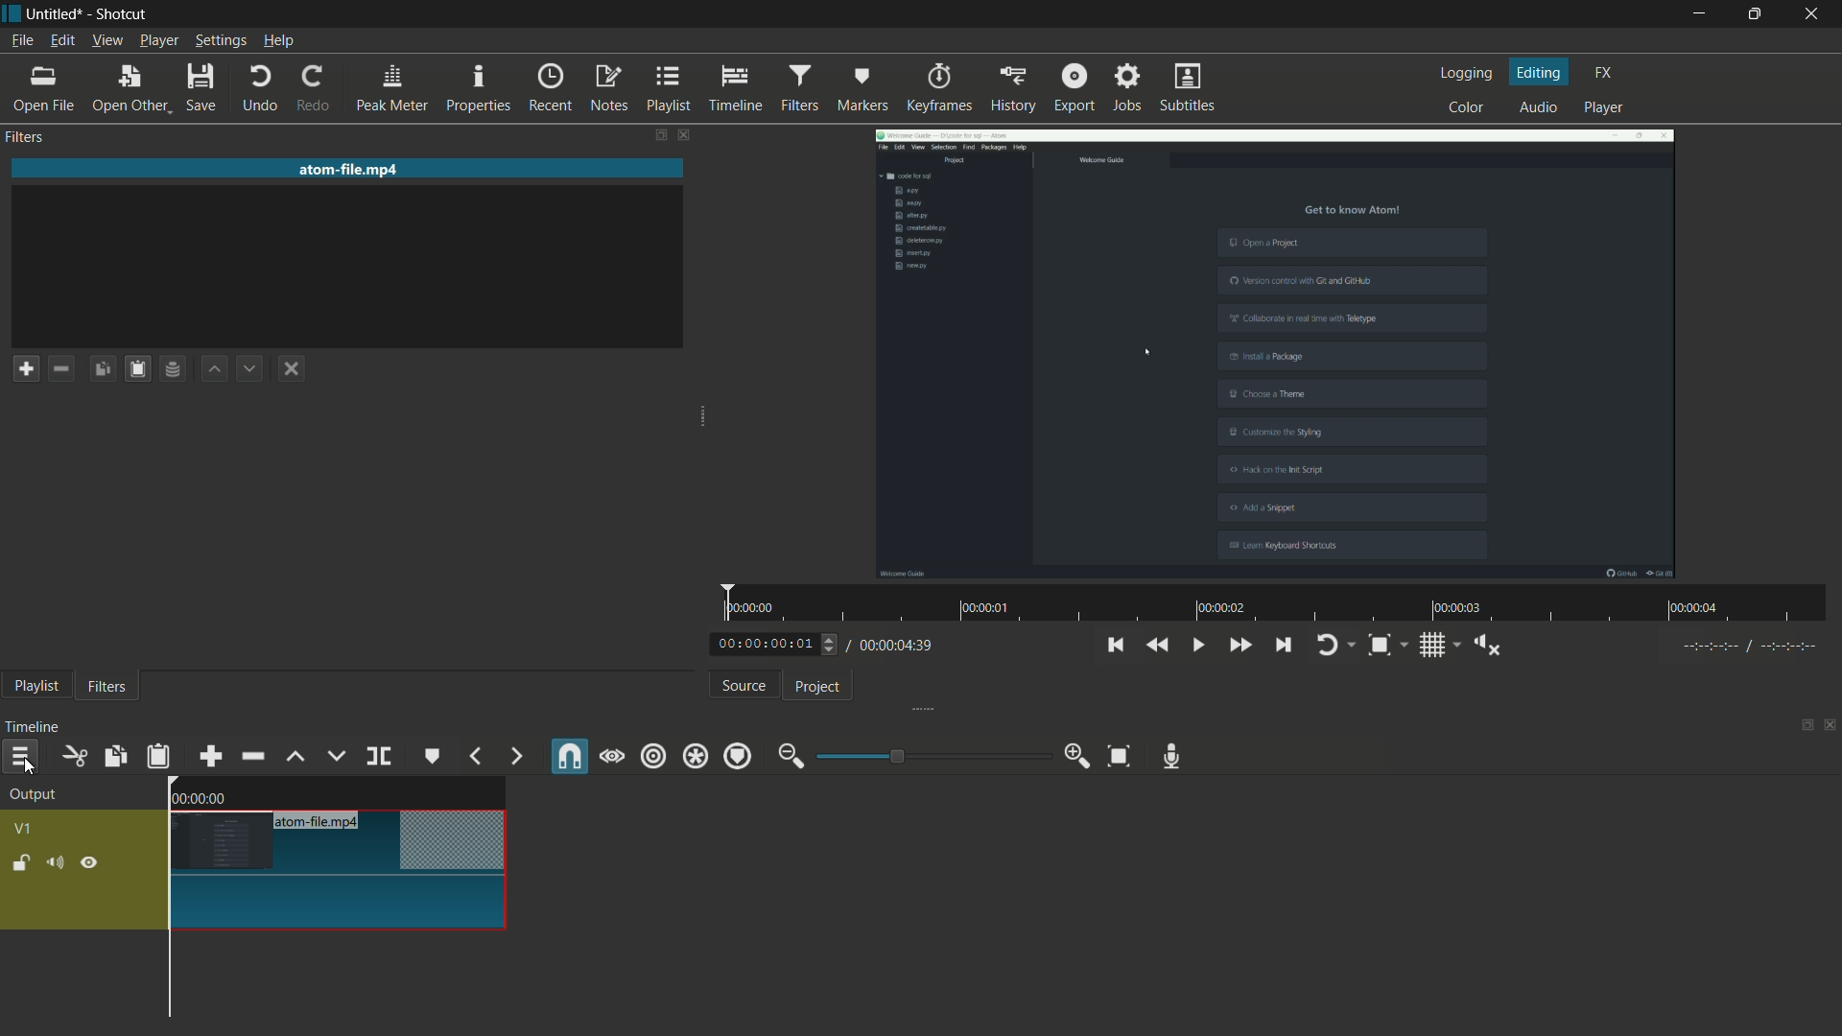 The image size is (1842, 1036). What do you see at coordinates (778, 643) in the screenshot?
I see `adjust current time` at bounding box center [778, 643].